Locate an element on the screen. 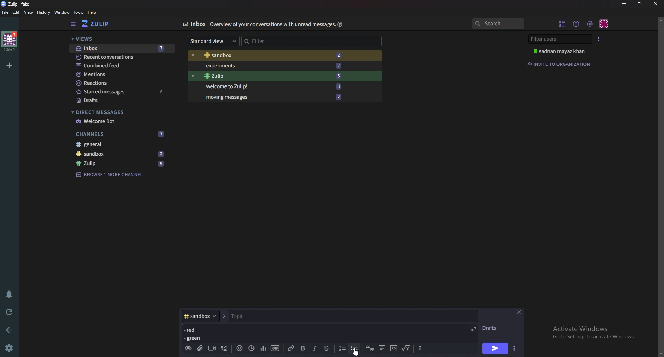 This screenshot has width=664, height=357. Edit is located at coordinates (16, 12).